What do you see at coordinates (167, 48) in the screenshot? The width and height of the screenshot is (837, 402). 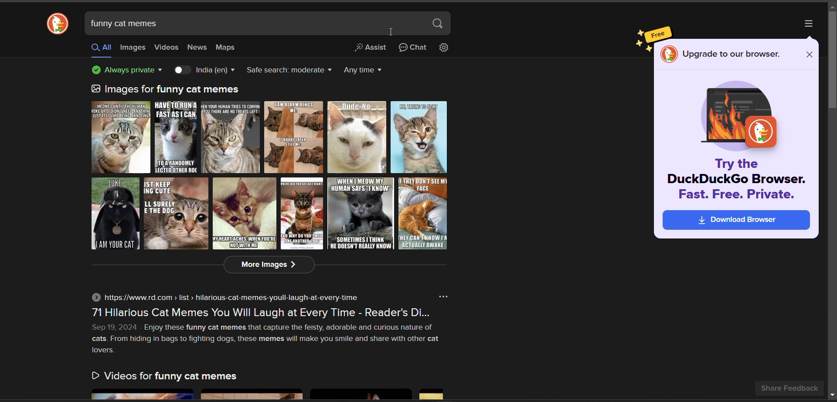 I see `videos` at bounding box center [167, 48].